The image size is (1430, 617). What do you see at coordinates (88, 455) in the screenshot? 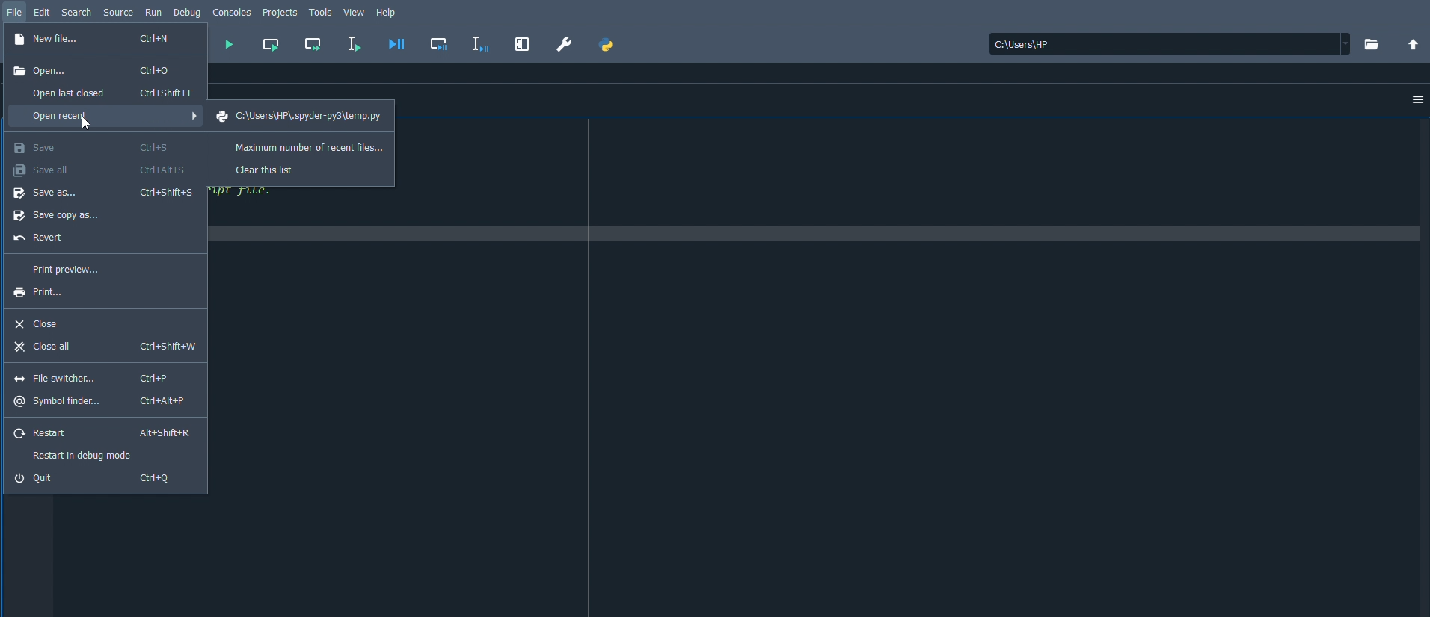
I see `Restart in debug mode` at bounding box center [88, 455].